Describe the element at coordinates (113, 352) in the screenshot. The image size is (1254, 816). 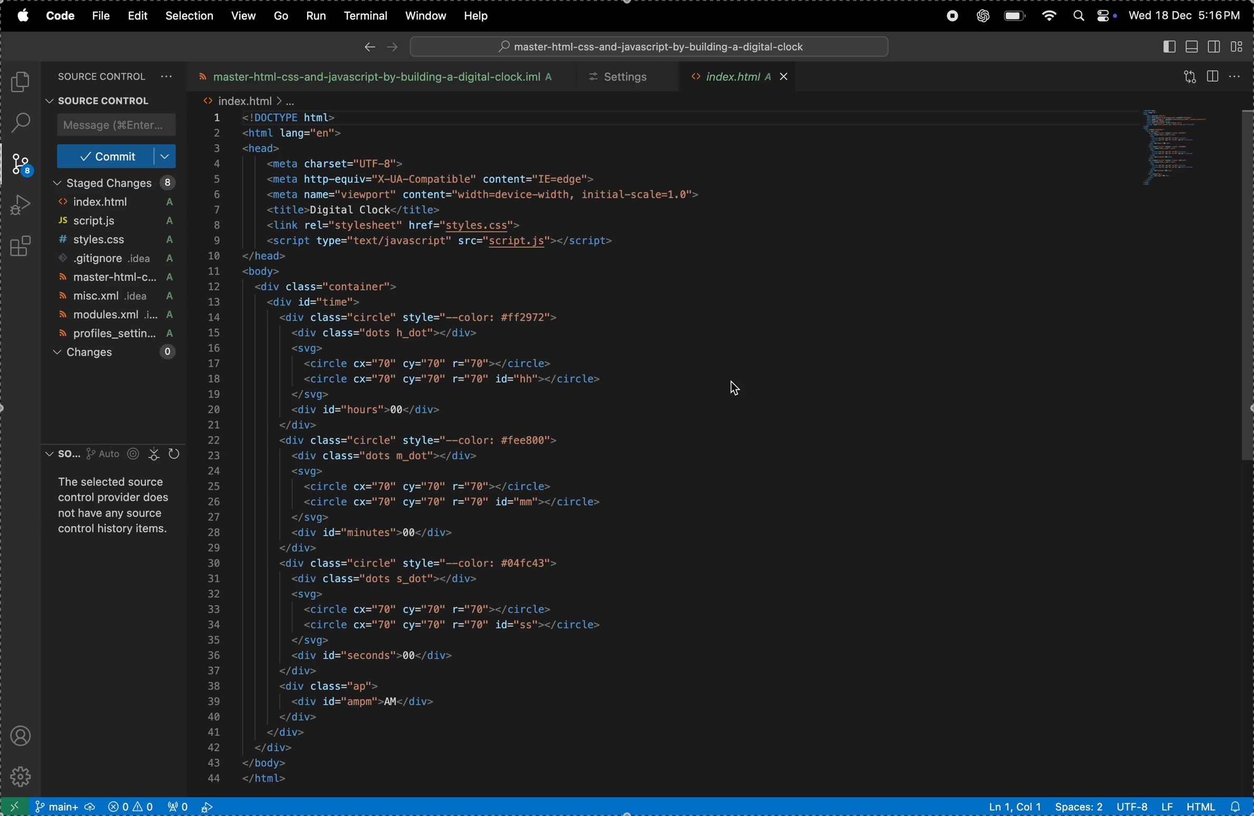
I see `changes` at that location.